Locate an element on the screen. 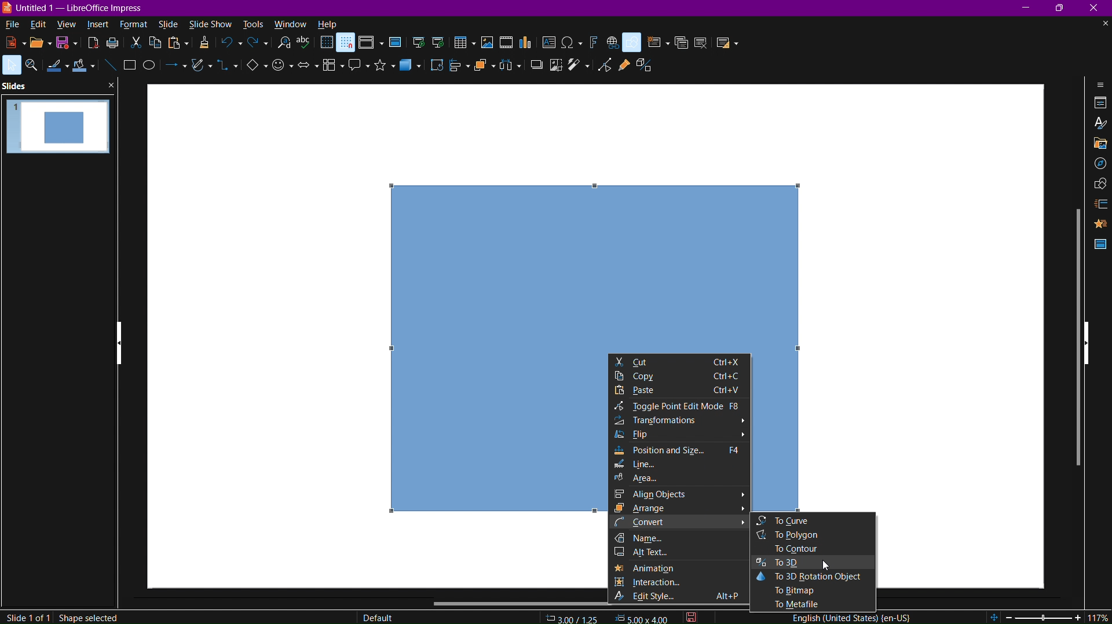 The width and height of the screenshot is (1112, 624). Edit Style is located at coordinates (681, 601).